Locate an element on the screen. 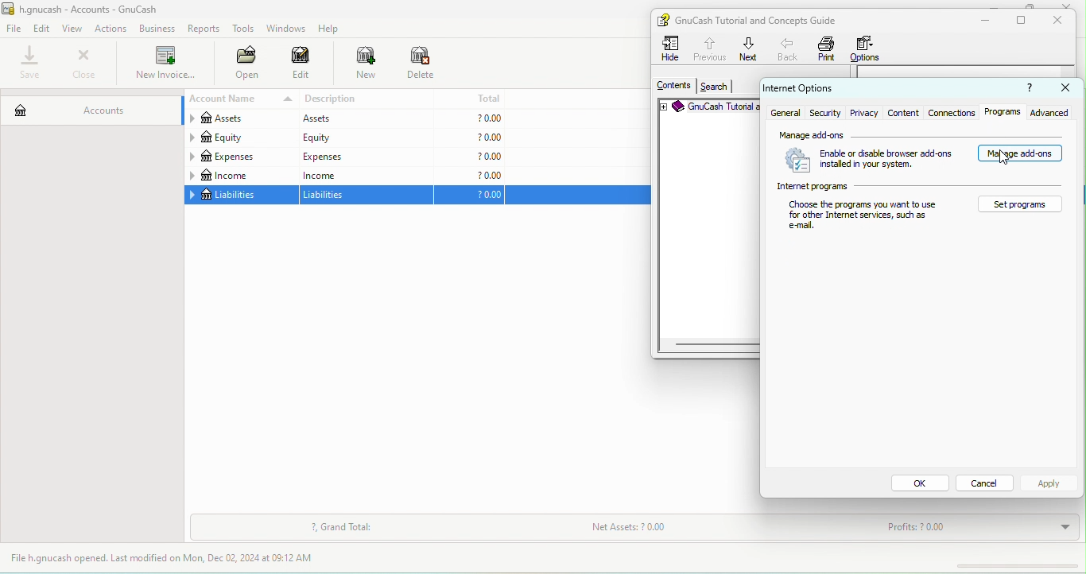  assets is located at coordinates (363, 119).